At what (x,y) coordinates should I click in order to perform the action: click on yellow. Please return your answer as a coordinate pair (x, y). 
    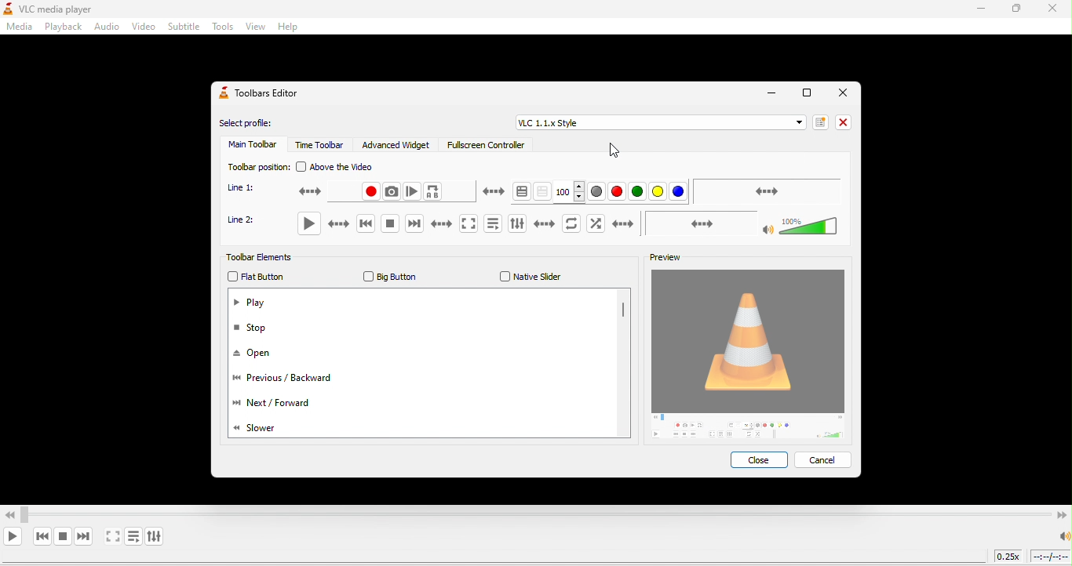
    Looking at the image, I should click on (661, 192).